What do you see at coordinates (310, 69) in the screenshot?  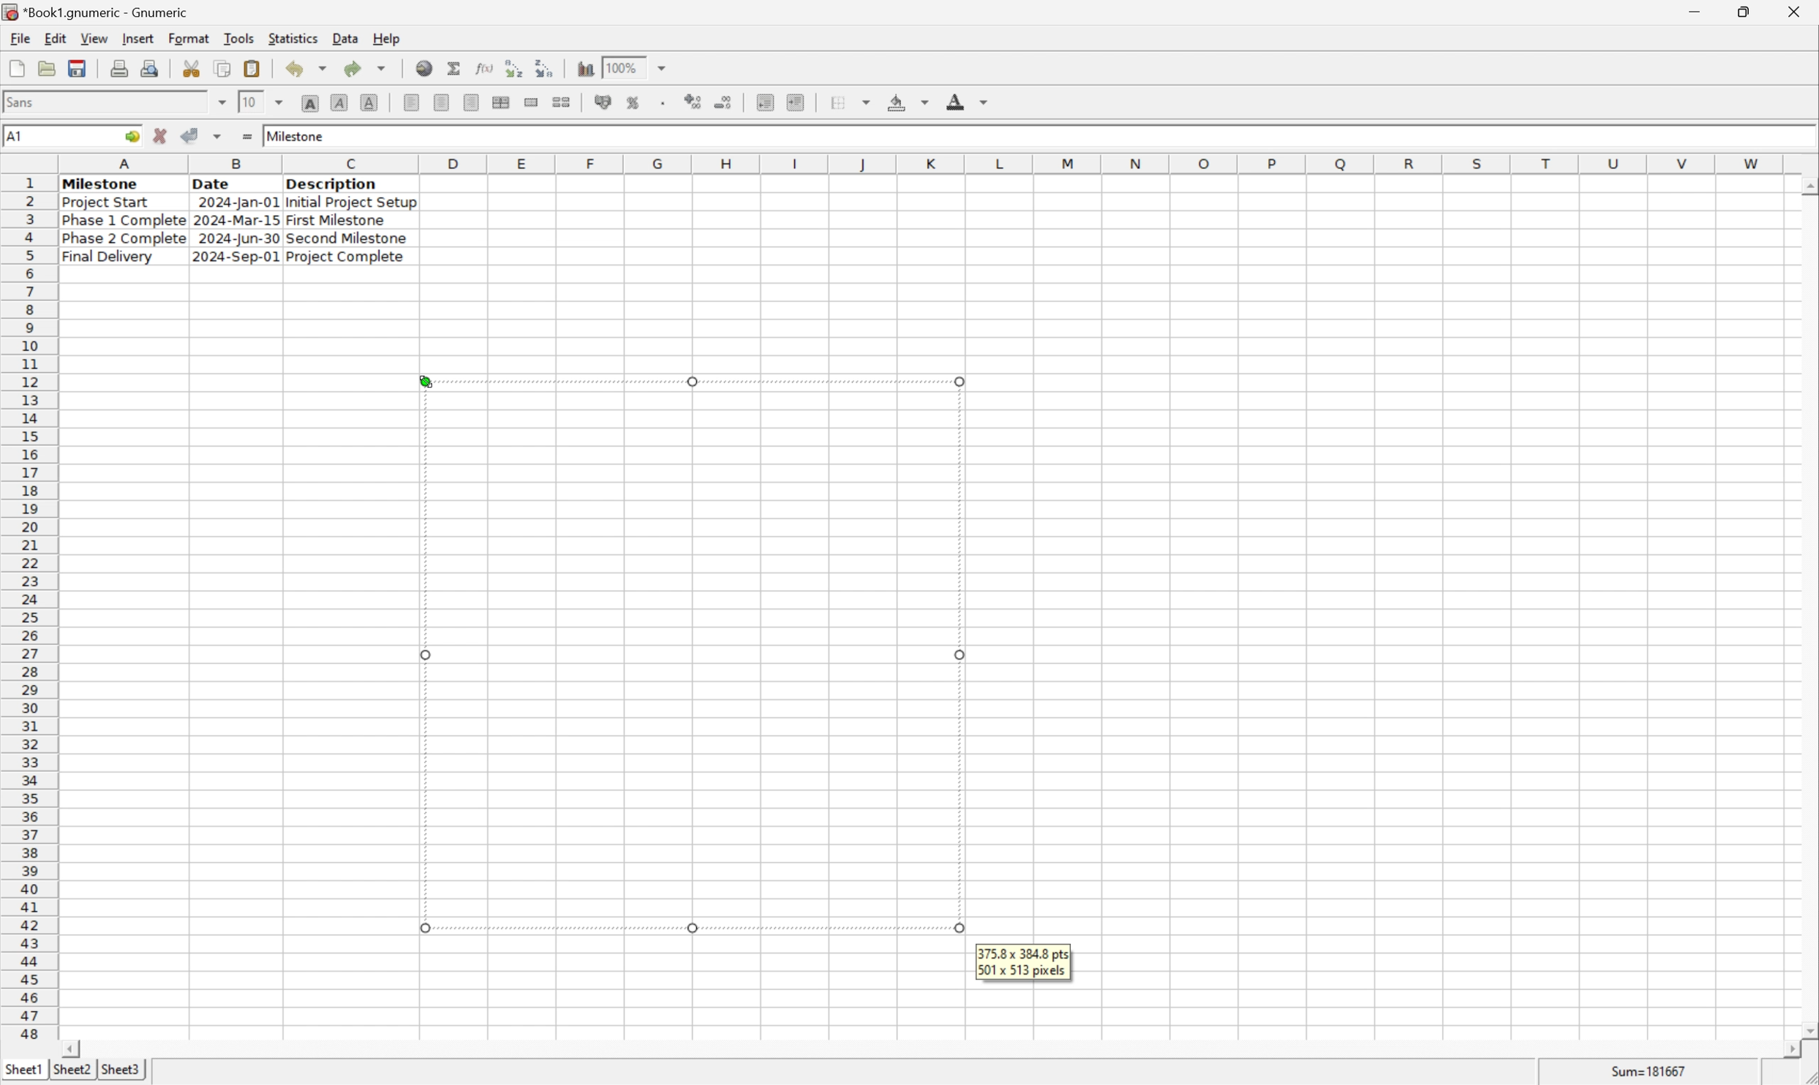 I see `undo` at bounding box center [310, 69].